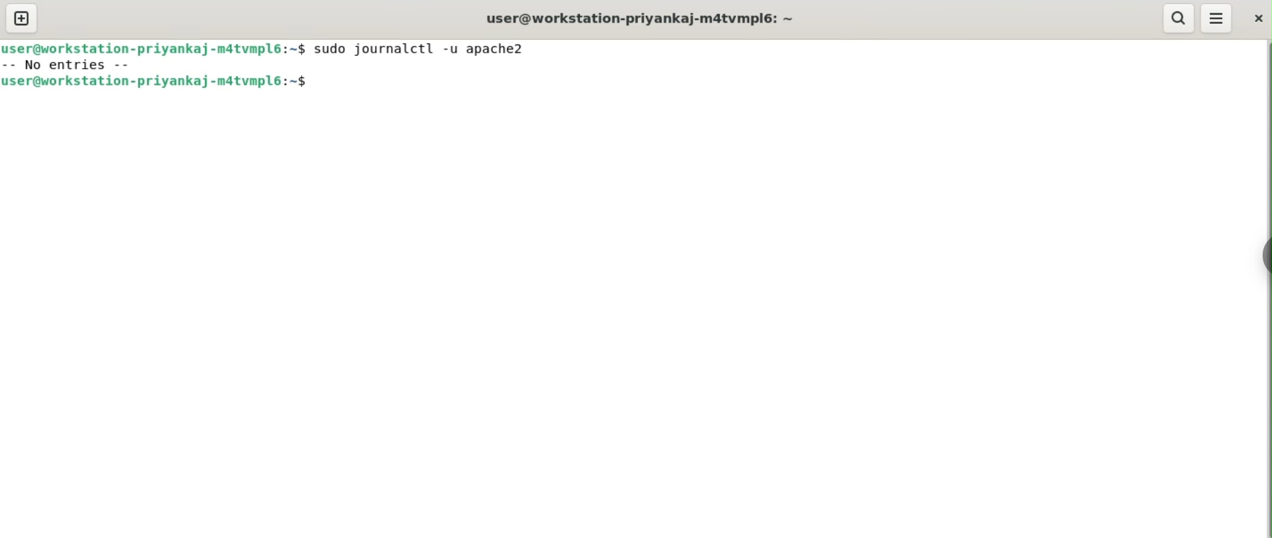  Describe the element at coordinates (1256, 19) in the screenshot. I see `close` at that location.